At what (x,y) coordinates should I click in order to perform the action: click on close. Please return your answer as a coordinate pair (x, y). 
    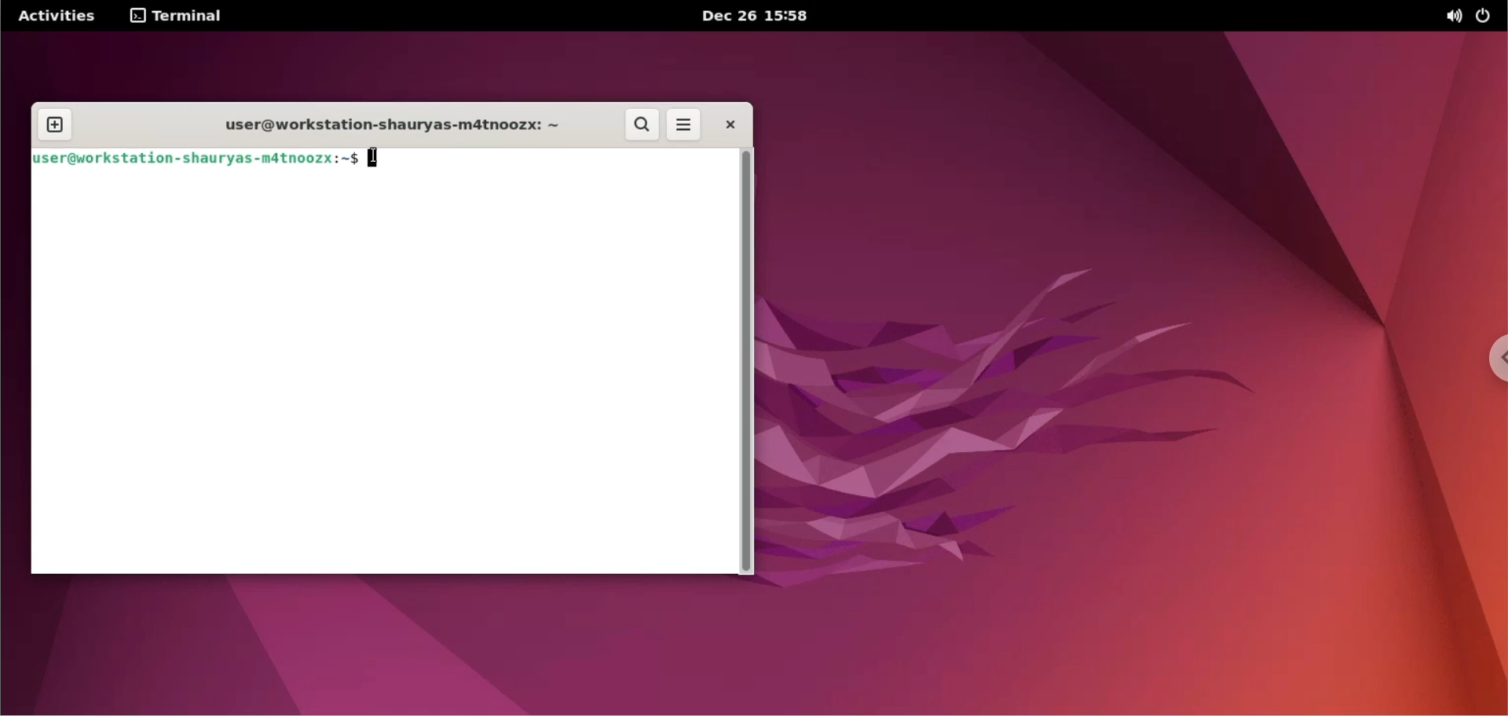
    Looking at the image, I should click on (728, 126).